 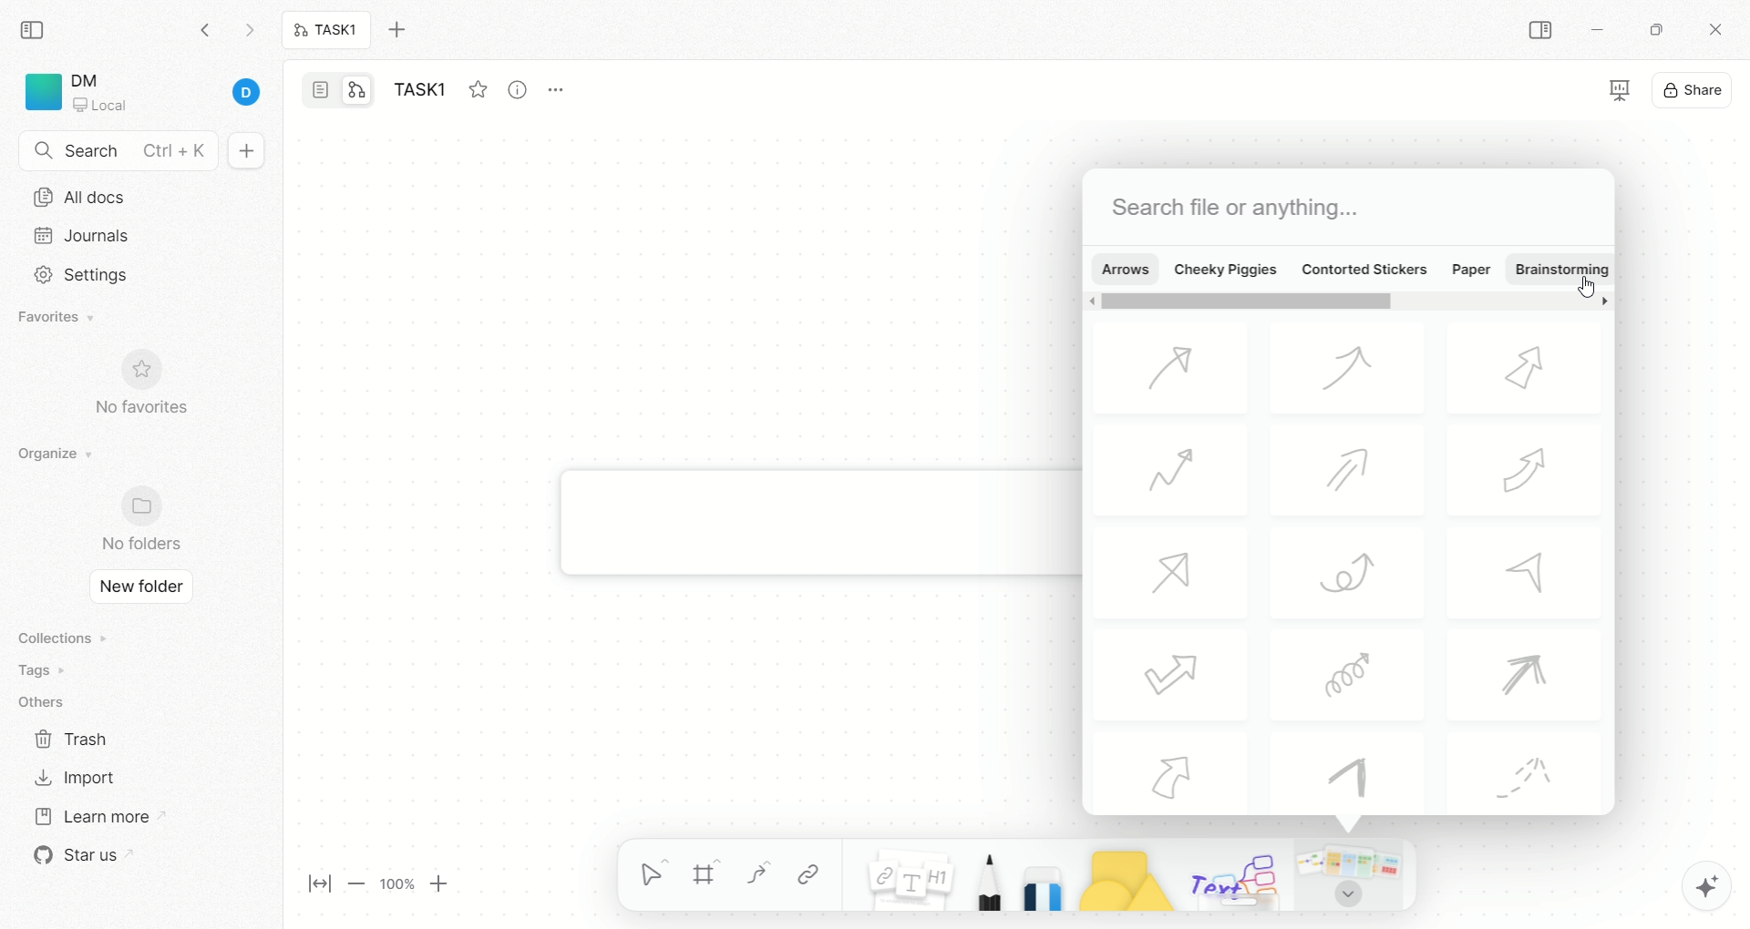 I want to click on star us, so click(x=77, y=855).